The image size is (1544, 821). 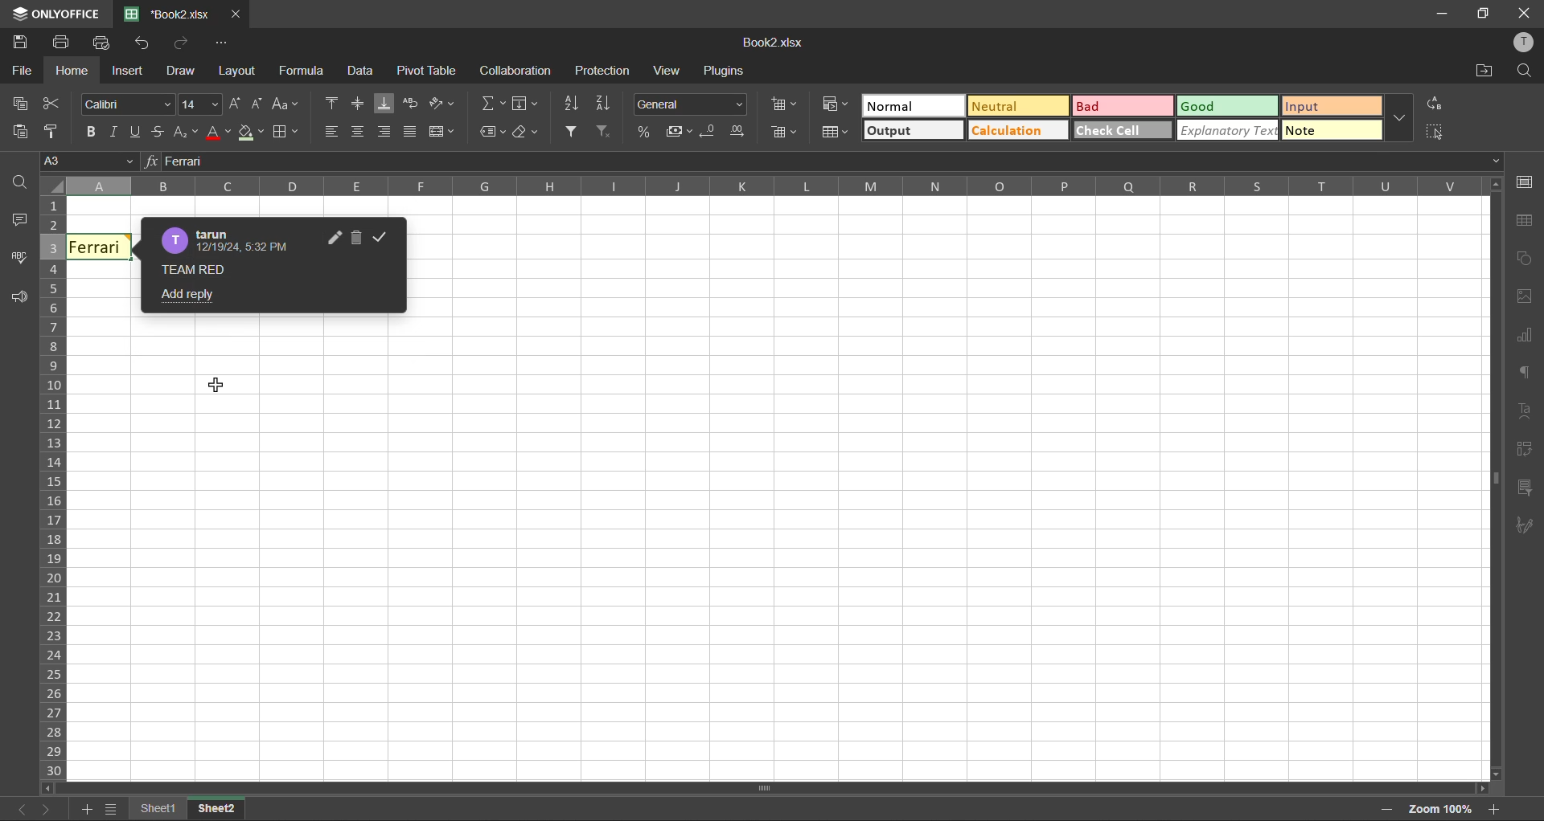 What do you see at coordinates (425, 71) in the screenshot?
I see `pivot table` at bounding box center [425, 71].